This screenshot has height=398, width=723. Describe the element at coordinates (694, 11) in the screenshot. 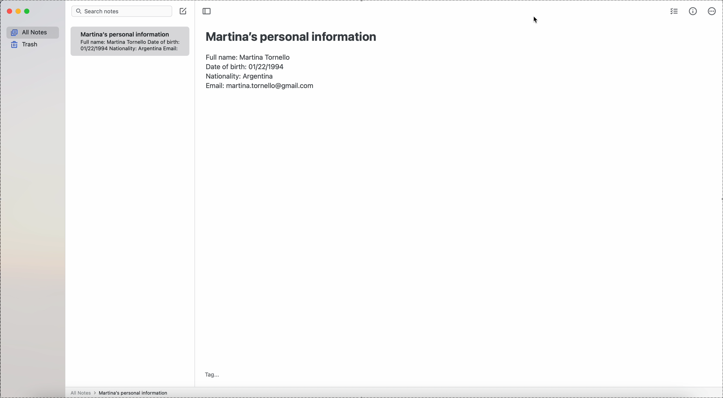

I see `metrics` at that location.